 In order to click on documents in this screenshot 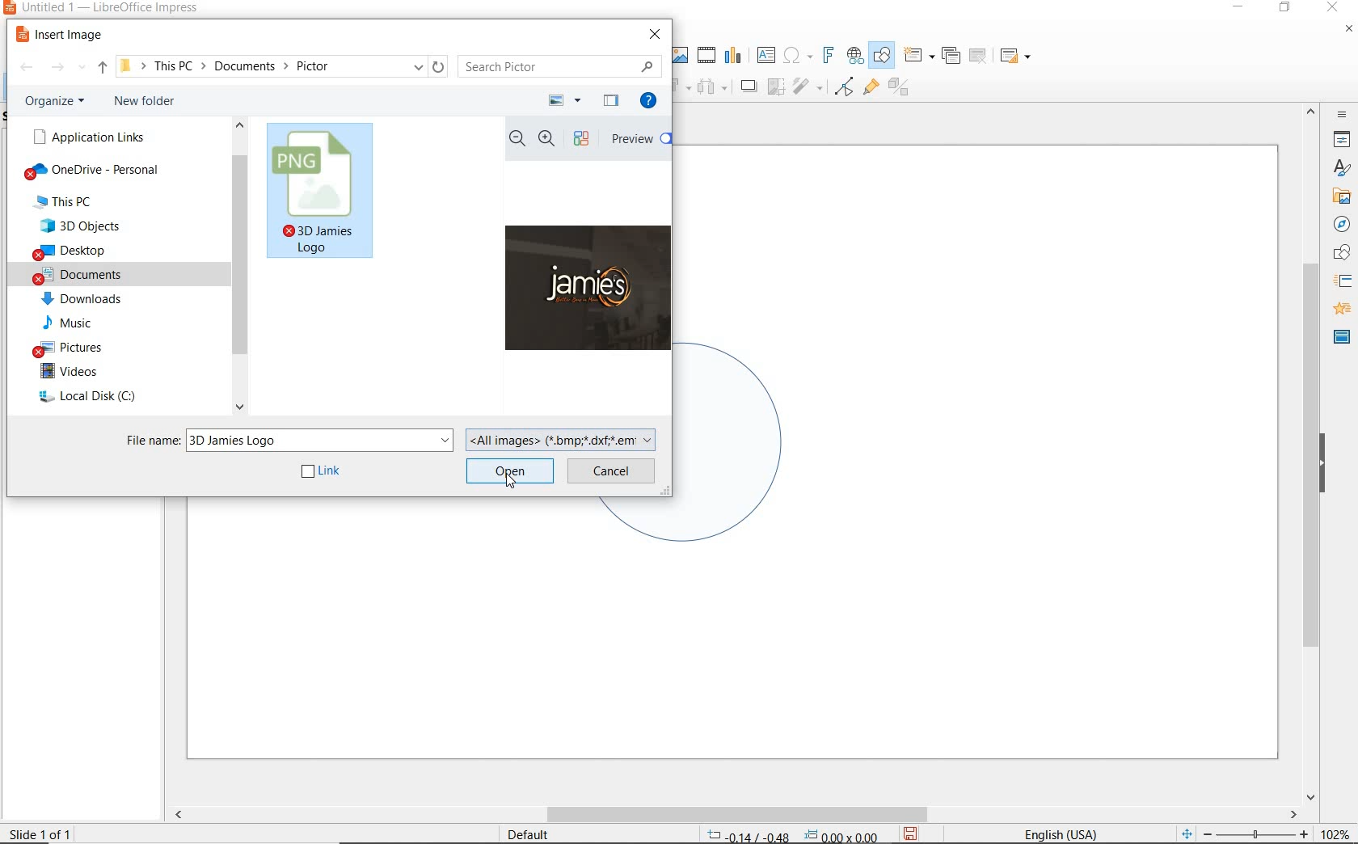, I will do `click(94, 274)`.